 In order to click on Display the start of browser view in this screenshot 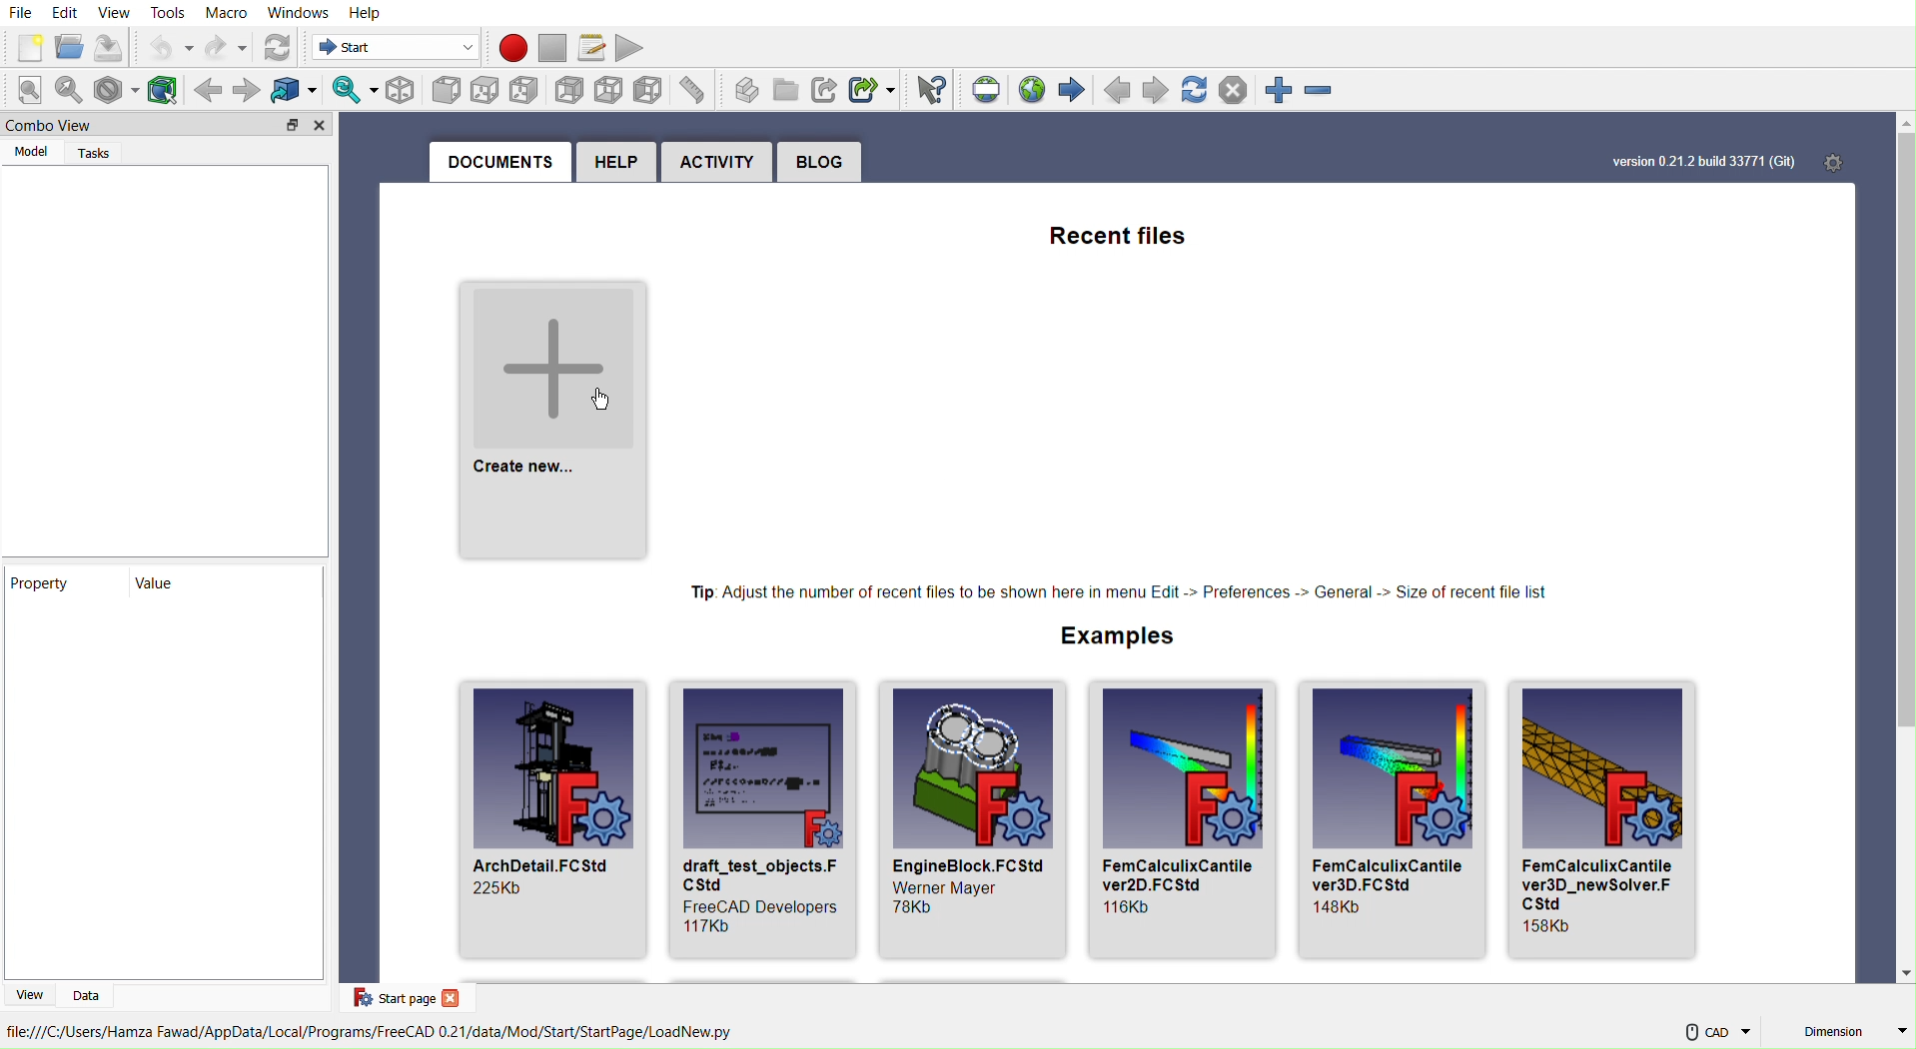, I will do `click(1076, 89)`.